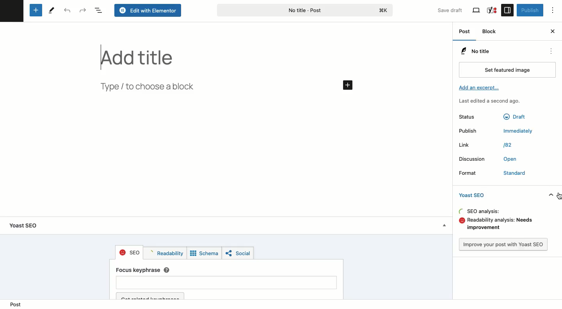  What do you see at coordinates (552, 30) in the screenshot?
I see `Close` at bounding box center [552, 30].